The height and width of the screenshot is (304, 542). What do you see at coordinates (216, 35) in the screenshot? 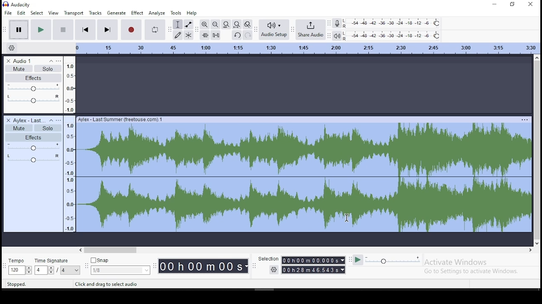
I see `silence selected audio` at bounding box center [216, 35].